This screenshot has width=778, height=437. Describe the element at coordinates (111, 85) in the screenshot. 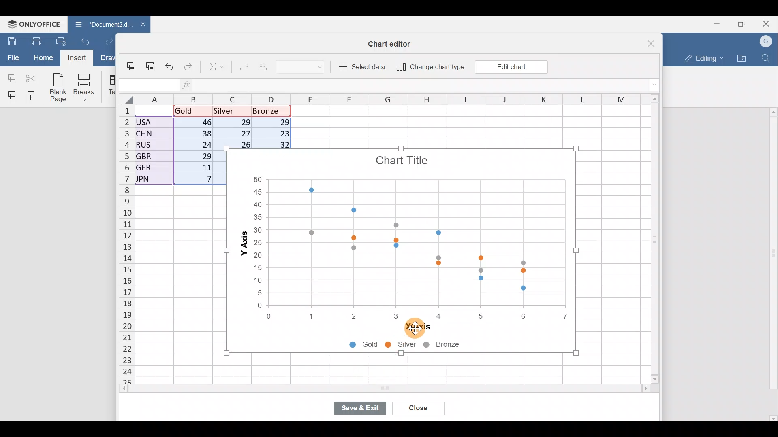

I see `Table` at that location.